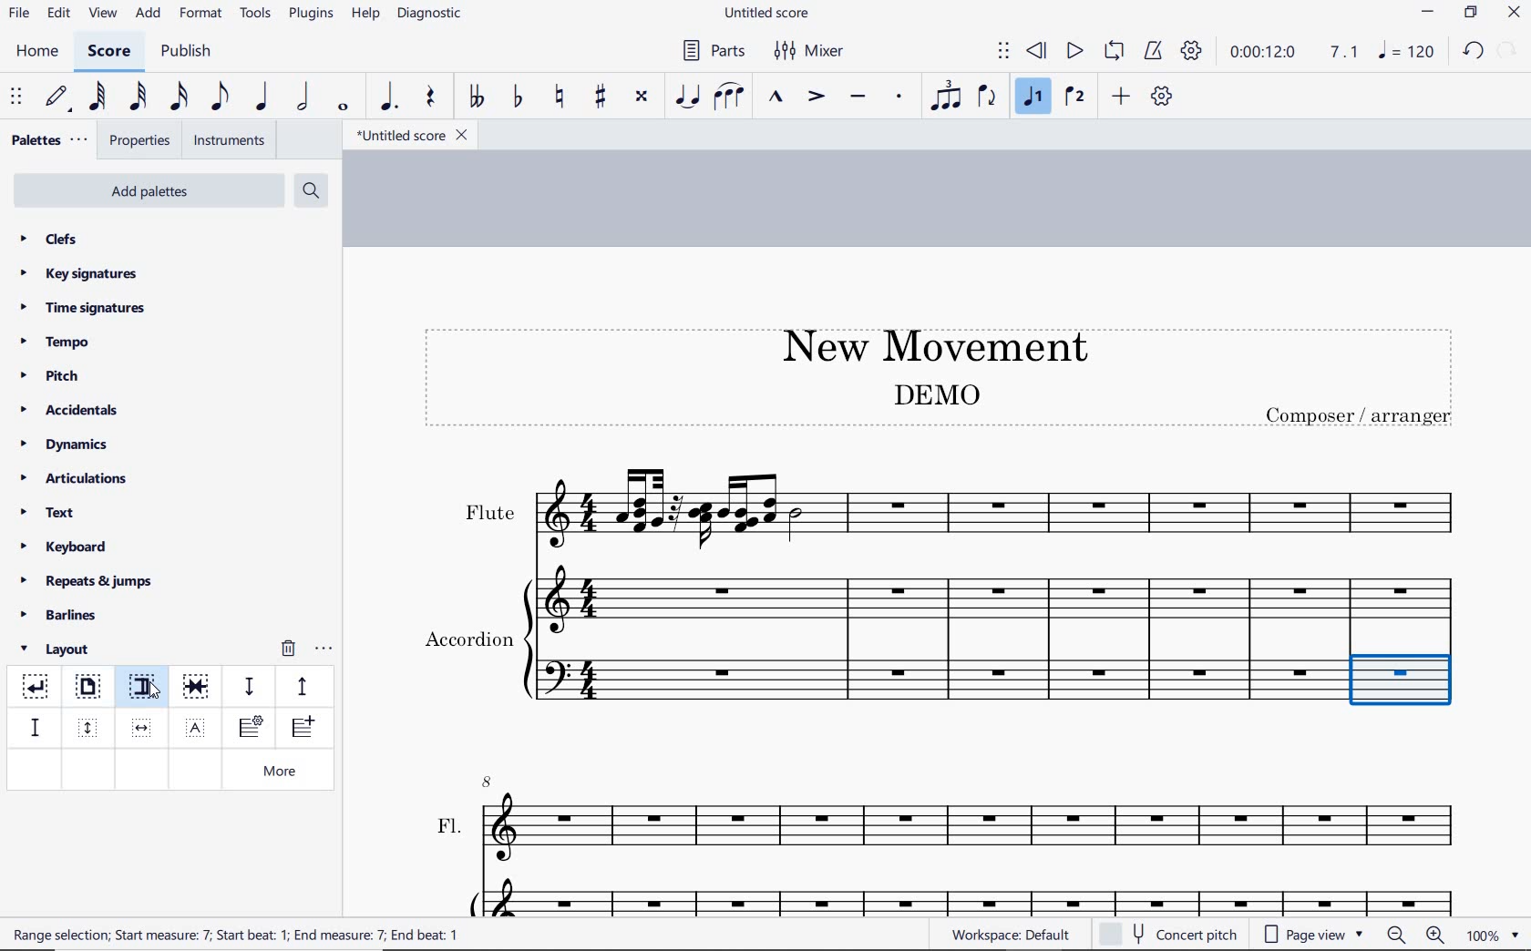 The image size is (1531, 951). Describe the element at coordinates (77, 273) in the screenshot. I see `key signatures` at that location.